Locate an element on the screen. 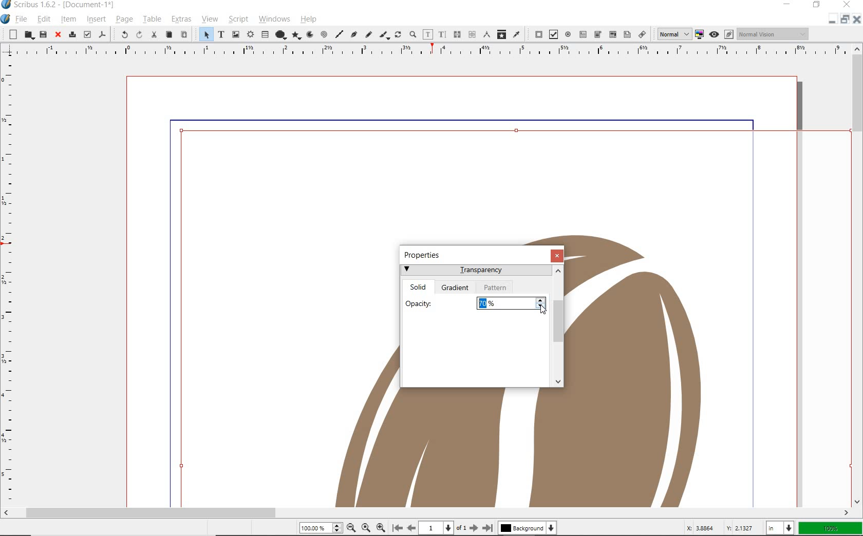 The width and height of the screenshot is (863, 536). save as pdf is located at coordinates (101, 35).